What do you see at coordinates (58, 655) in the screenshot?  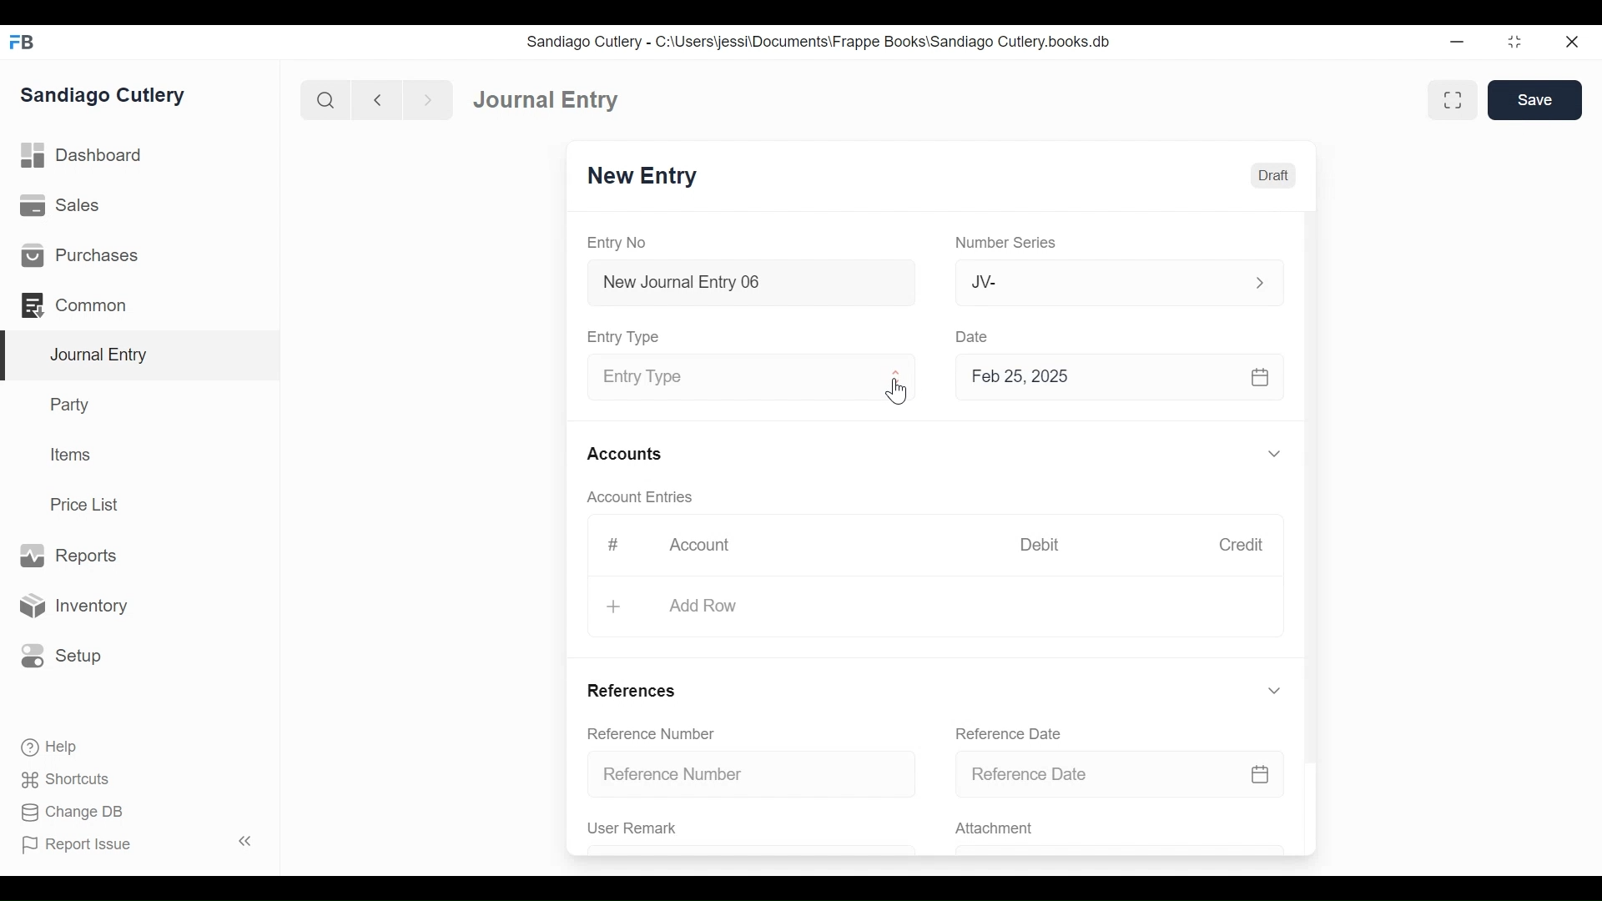 I see `Setup` at bounding box center [58, 655].